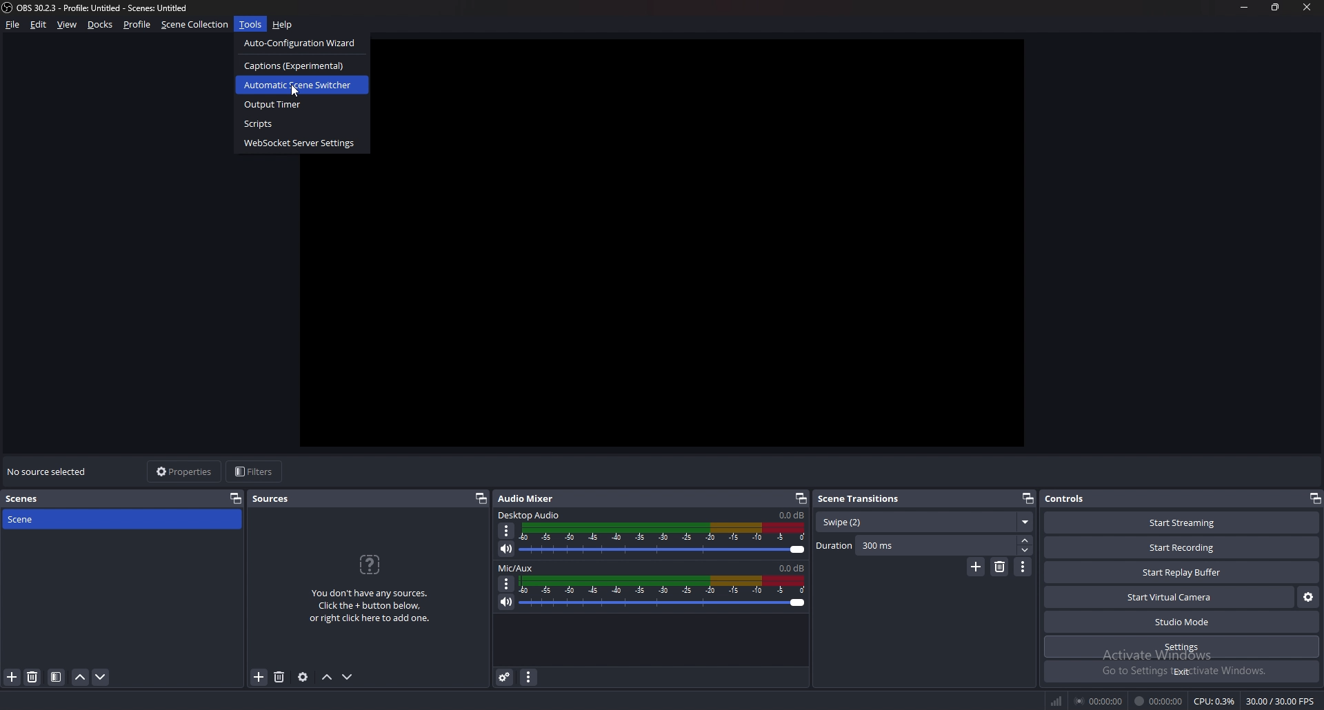 The image size is (1324, 710). I want to click on settings, so click(1183, 647).